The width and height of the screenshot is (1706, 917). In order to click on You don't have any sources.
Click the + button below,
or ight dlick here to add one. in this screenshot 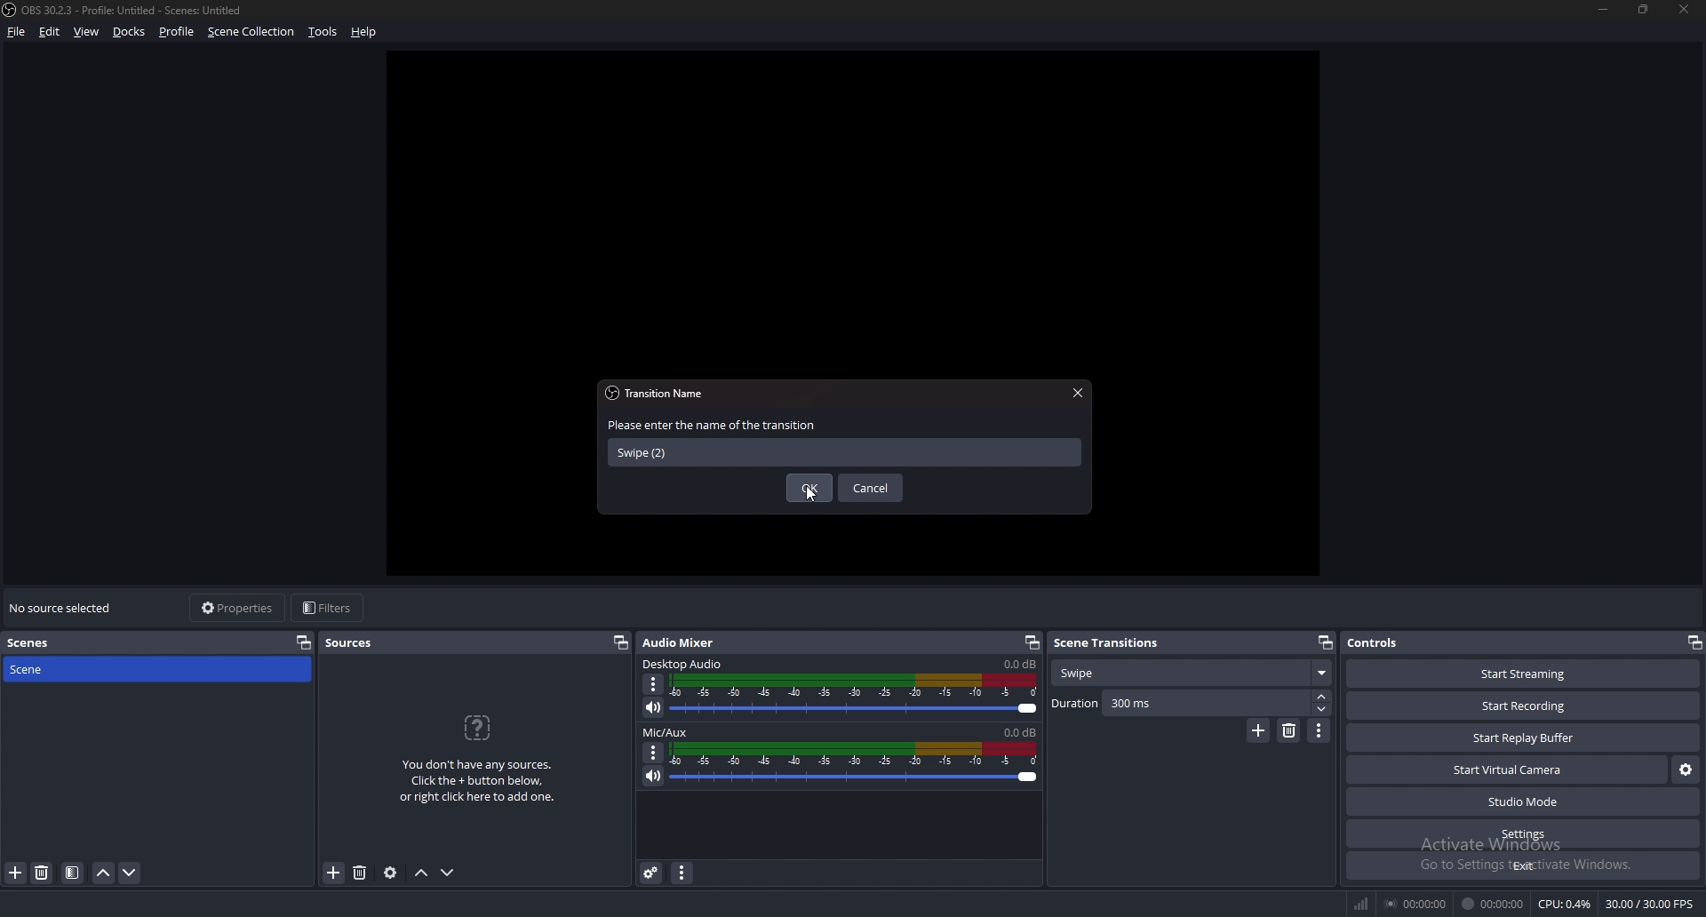, I will do `click(477, 759)`.